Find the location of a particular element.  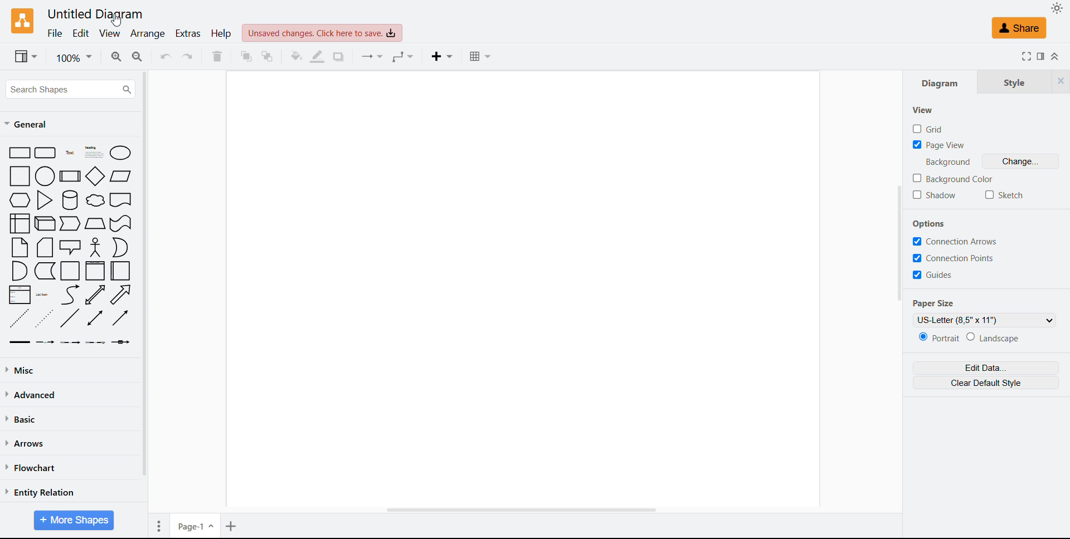

Insert  is located at coordinates (441, 56).